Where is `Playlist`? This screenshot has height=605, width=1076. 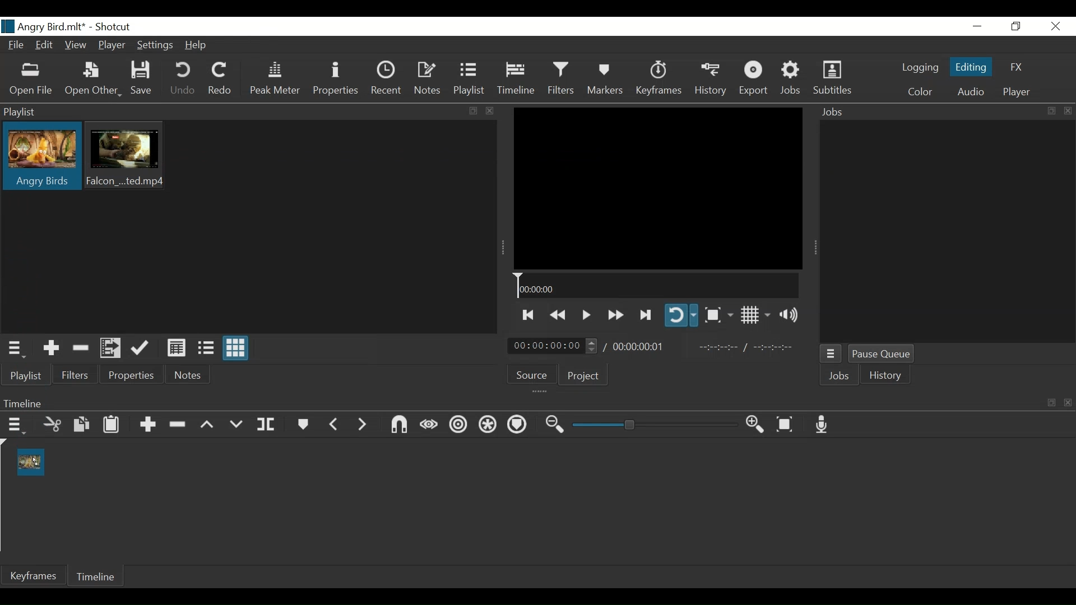
Playlist is located at coordinates (471, 80).